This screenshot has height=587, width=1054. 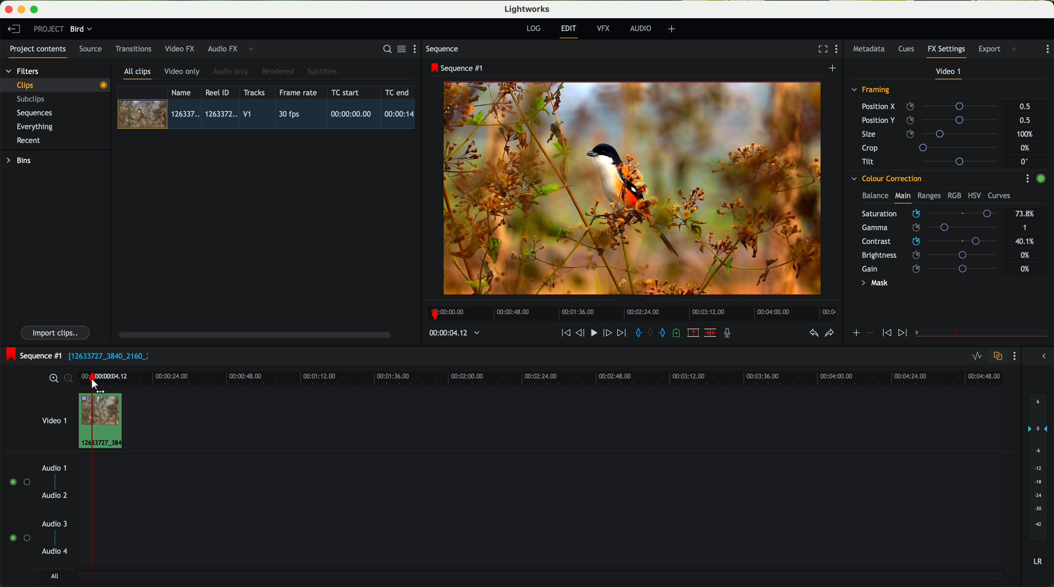 I want to click on click on video, so click(x=269, y=115).